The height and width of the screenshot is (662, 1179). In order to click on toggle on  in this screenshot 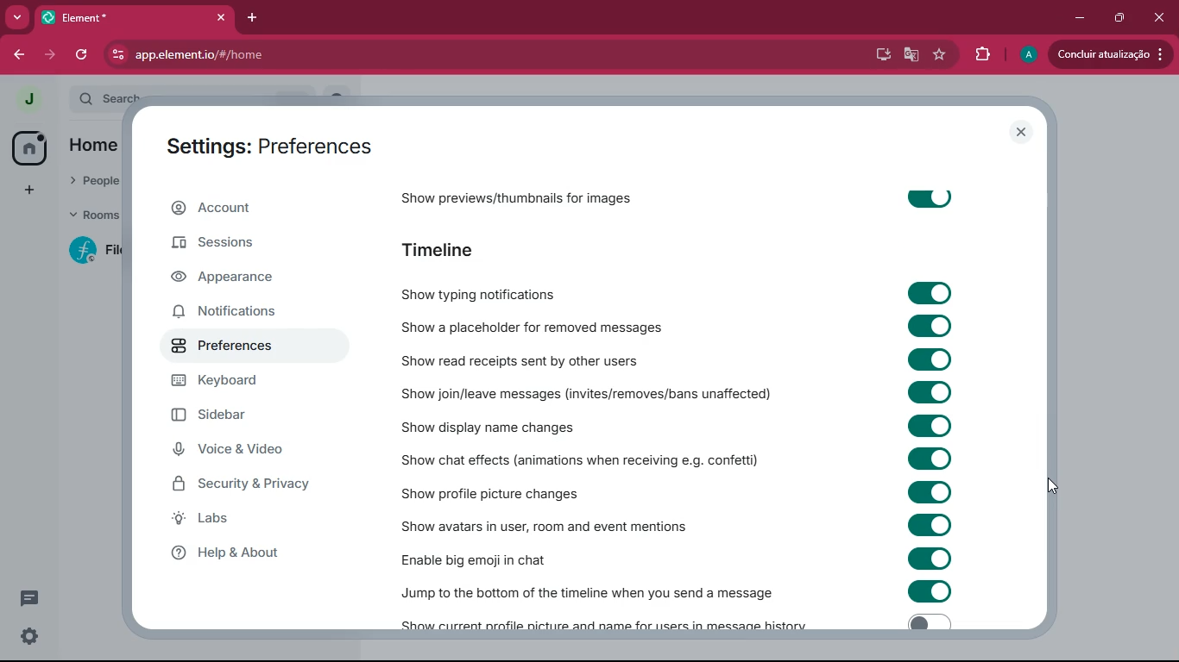, I will do `click(930, 459)`.